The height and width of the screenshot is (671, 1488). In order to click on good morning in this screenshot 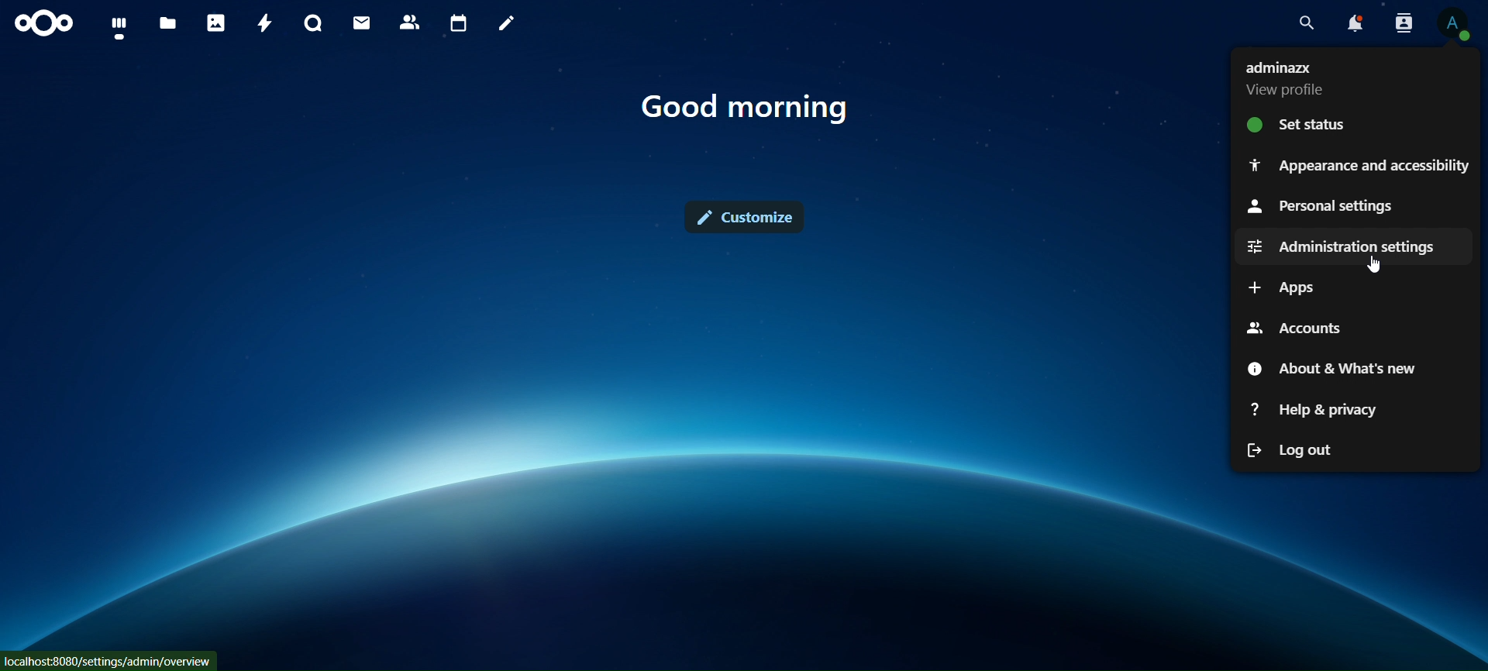, I will do `click(747, 108)`.